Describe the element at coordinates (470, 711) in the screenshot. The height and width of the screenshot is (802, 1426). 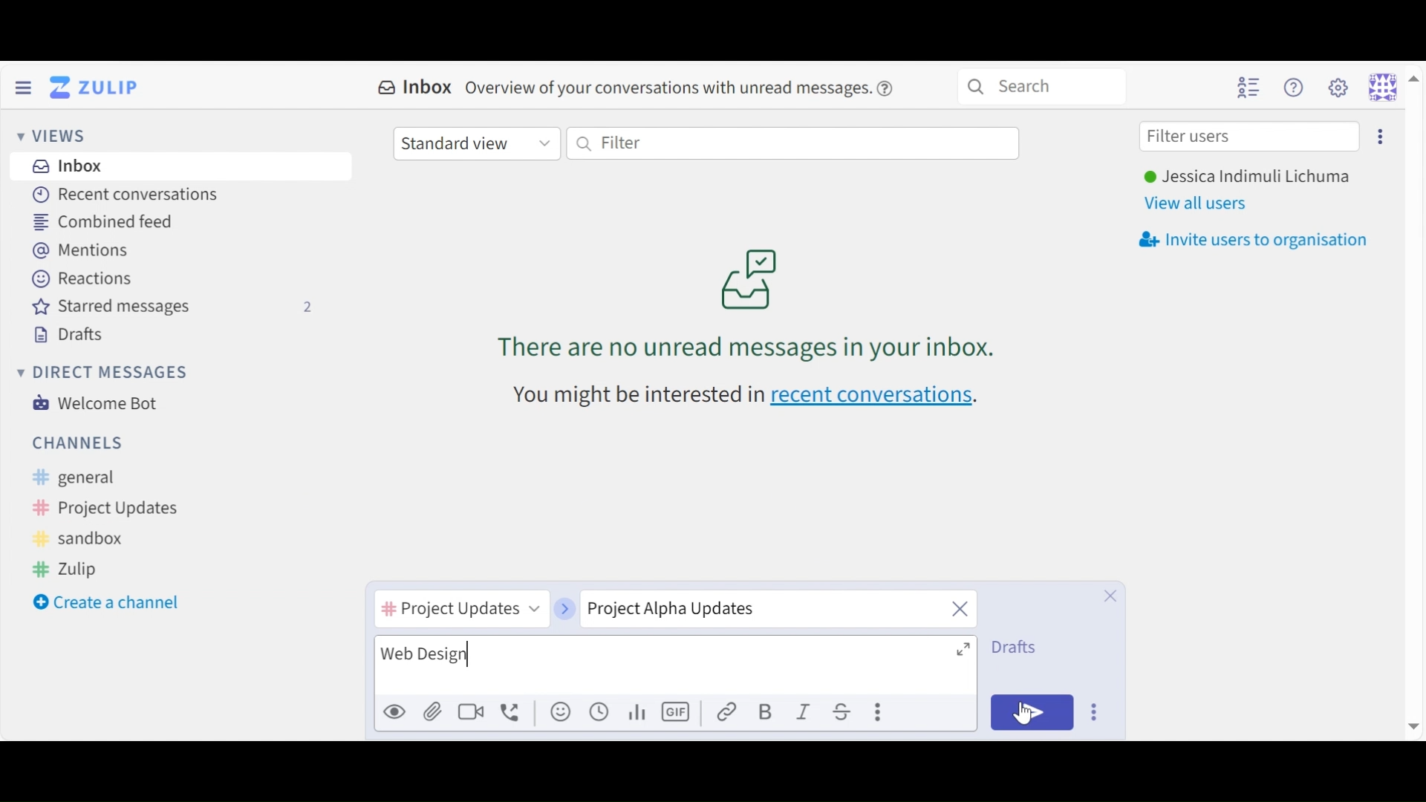
I see `Ad video call` at that location.